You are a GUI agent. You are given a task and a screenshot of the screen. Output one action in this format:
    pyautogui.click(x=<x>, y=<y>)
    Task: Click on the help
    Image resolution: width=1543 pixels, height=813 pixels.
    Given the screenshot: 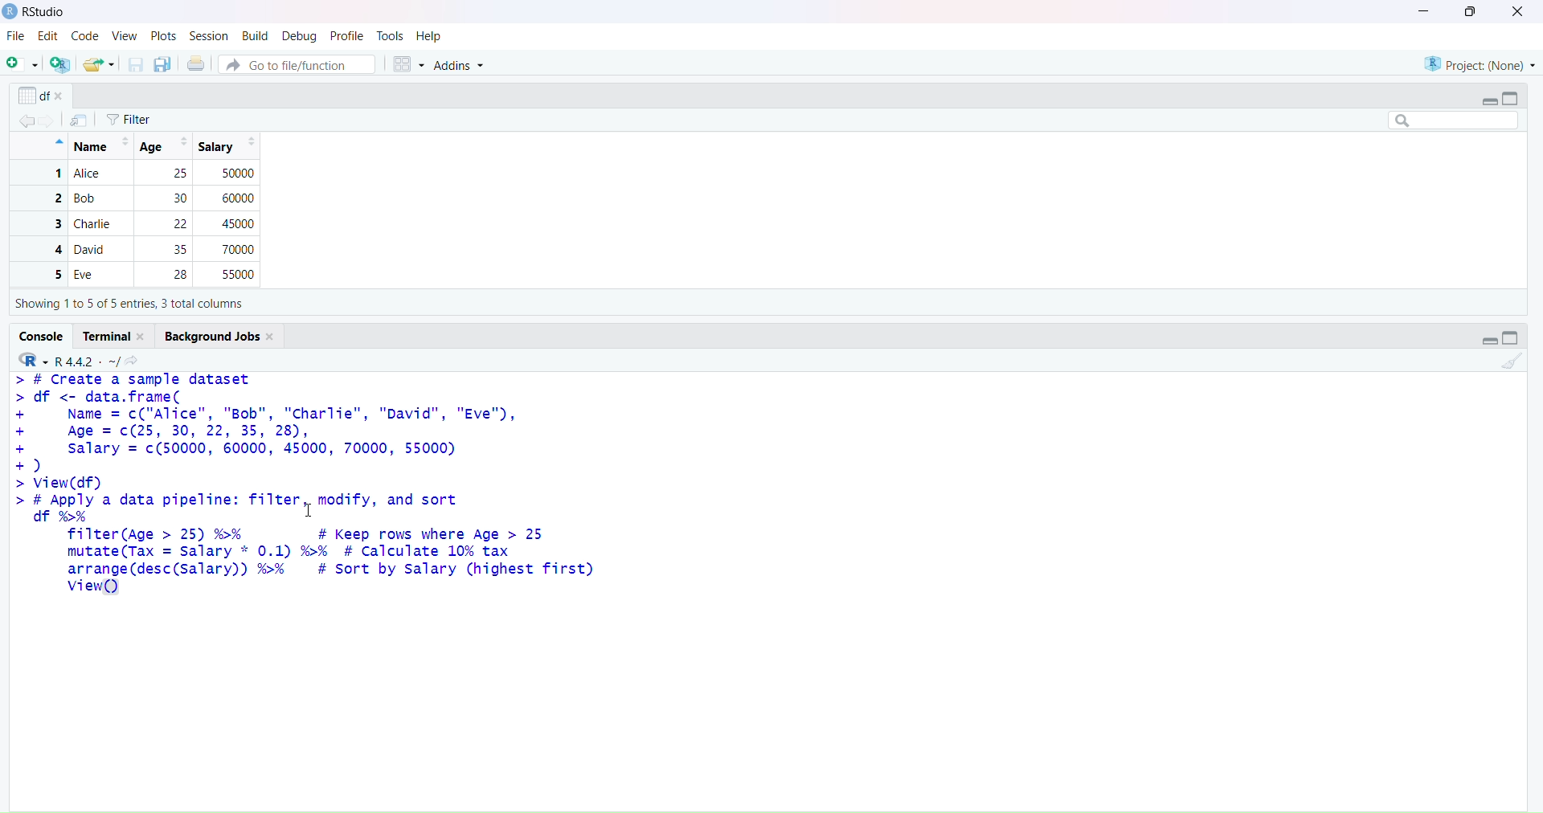 What is the action you would take?
    pyautogui.click(x=432, y=36)
    